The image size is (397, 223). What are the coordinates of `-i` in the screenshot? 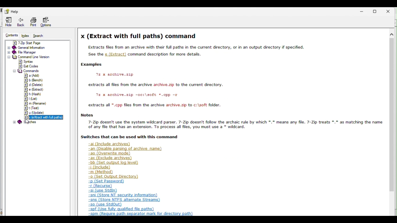 It's located at (99, 167).